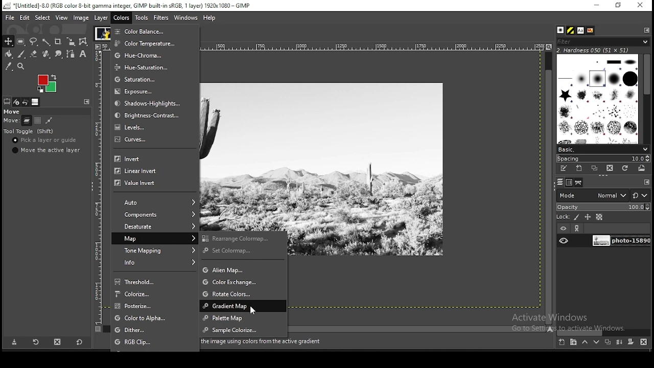  Describe the element at coordinates (59, 53) in the screenshot. I see `smudge tool` at that location.